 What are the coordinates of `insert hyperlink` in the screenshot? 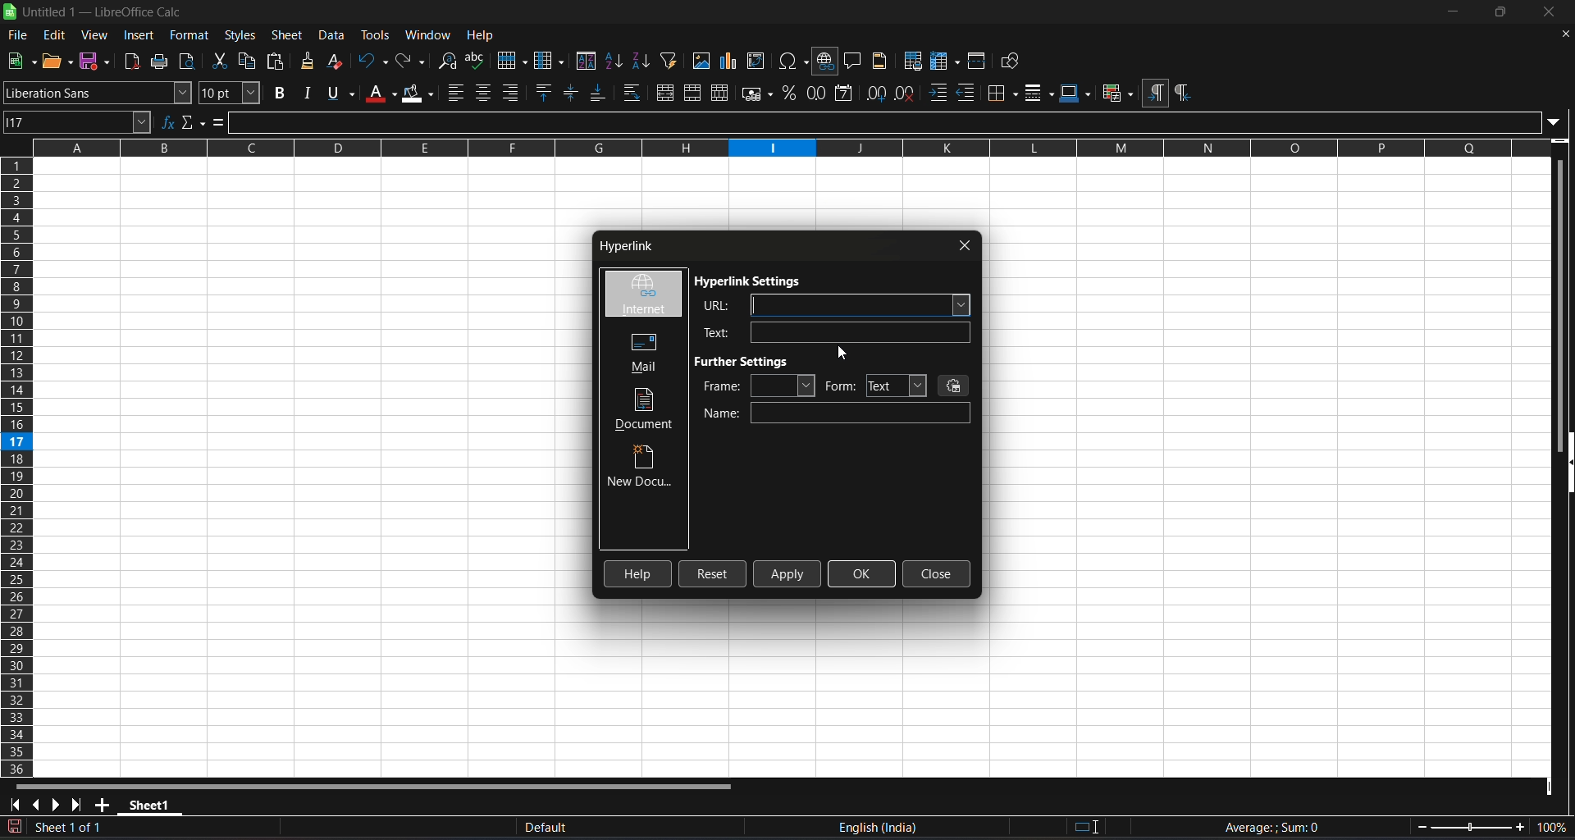 It's located at (826, 62).